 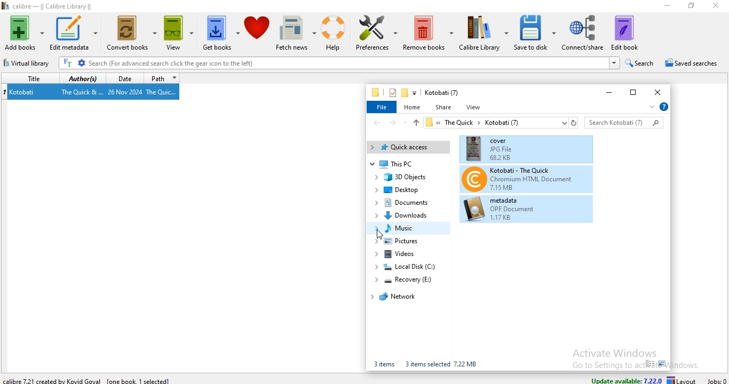 What do you see at coordinates (162, 78) in the screenshot?
I see `path` at bounding box center [162, 78].